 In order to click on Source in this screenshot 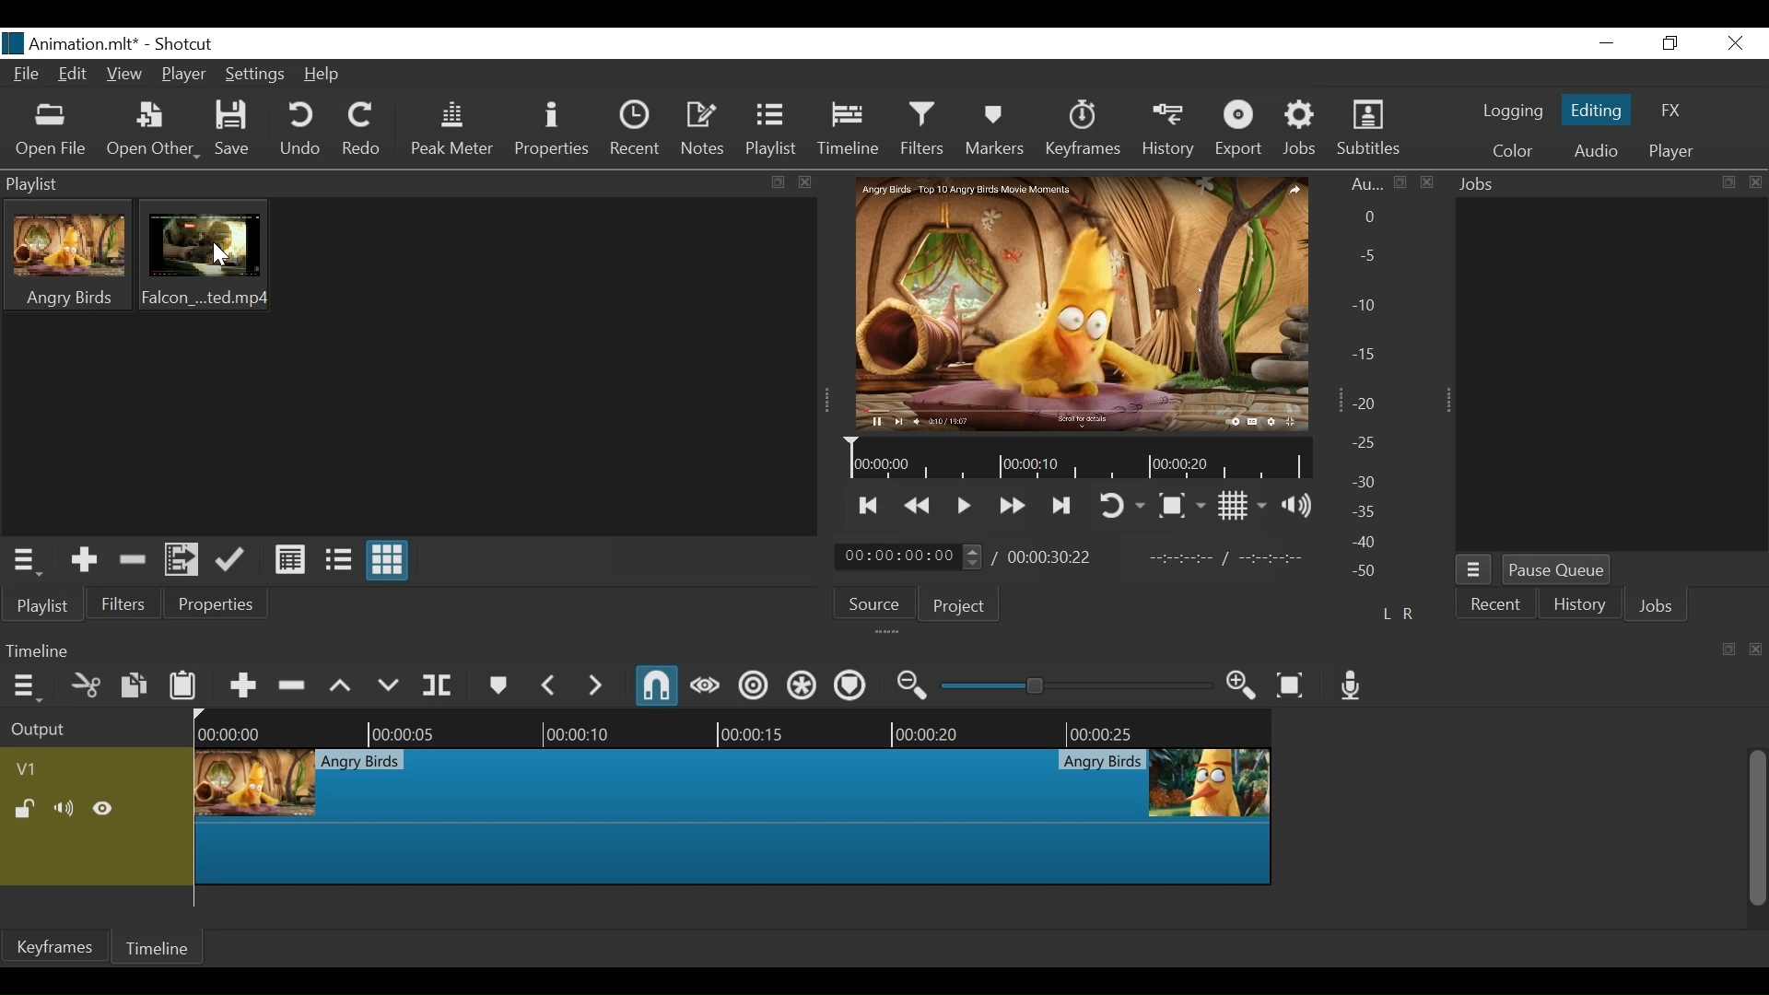, I will do `click(874, 603)`.